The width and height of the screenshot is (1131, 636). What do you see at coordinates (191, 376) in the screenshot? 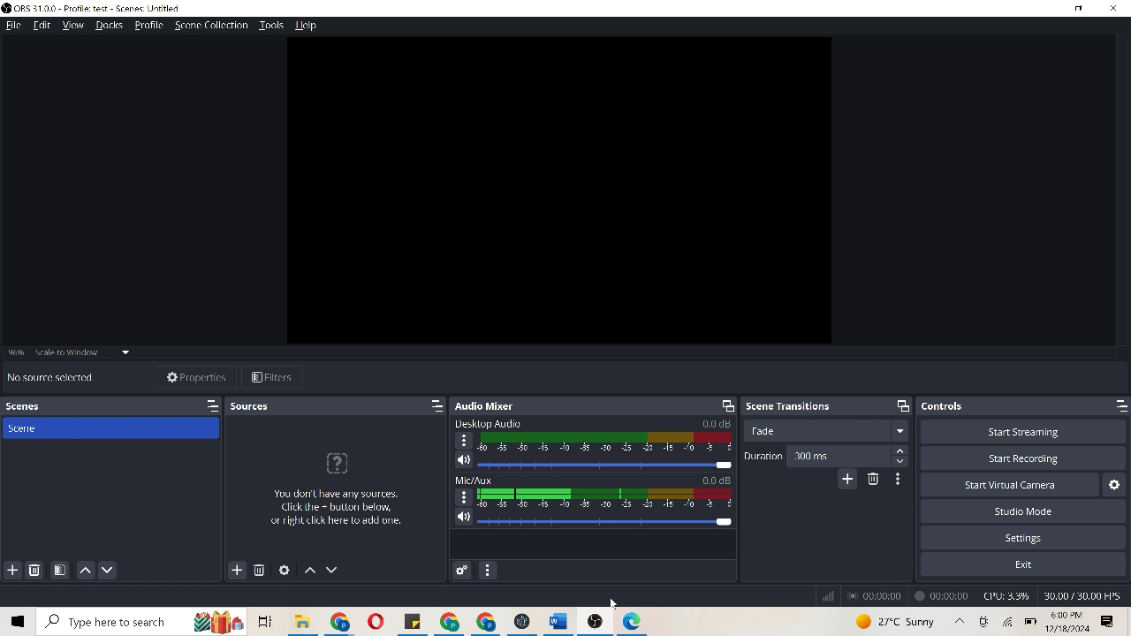
I see `properties` at bounding box center [191, 376].